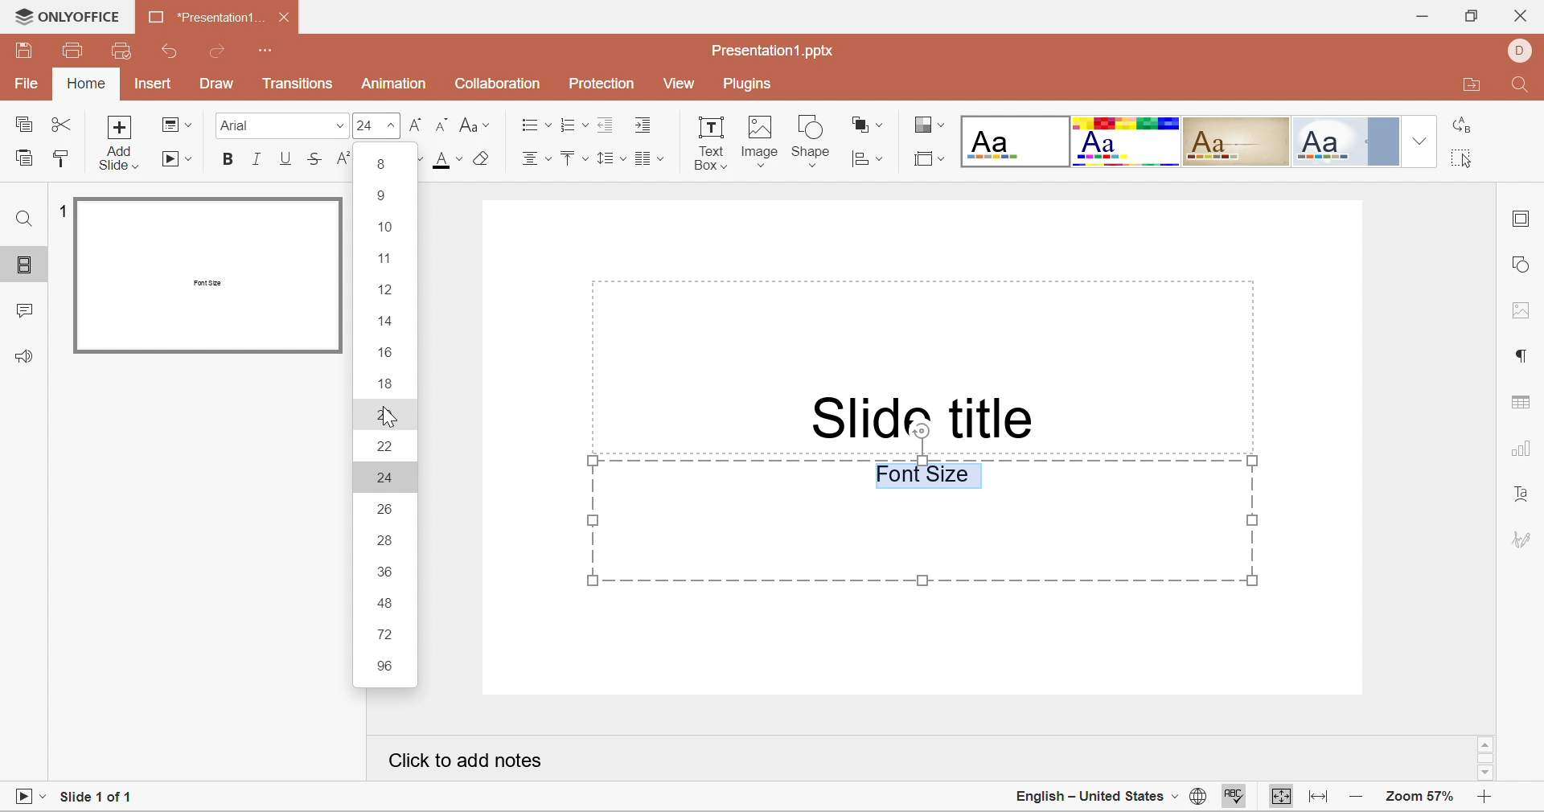 This screenshot has width=1544, height=812. What do you see at coordinates (27, 266) in the screenshot?
I see `Slides` at bounding box center [27, 266].